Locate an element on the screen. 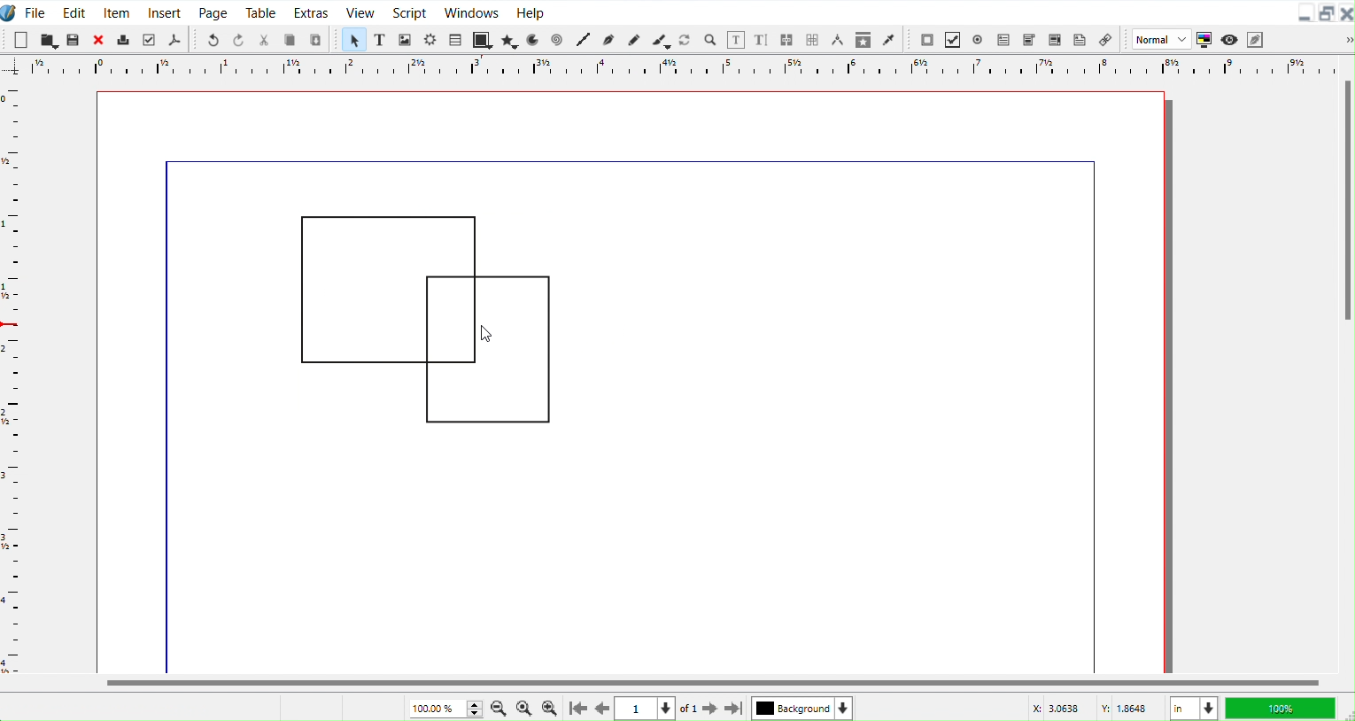 This screenshot has height=721, width=1355. Window is located at coordinates (472, 12).